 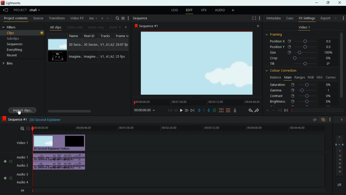 I want to click on subclips, so click(x=21, y=38).